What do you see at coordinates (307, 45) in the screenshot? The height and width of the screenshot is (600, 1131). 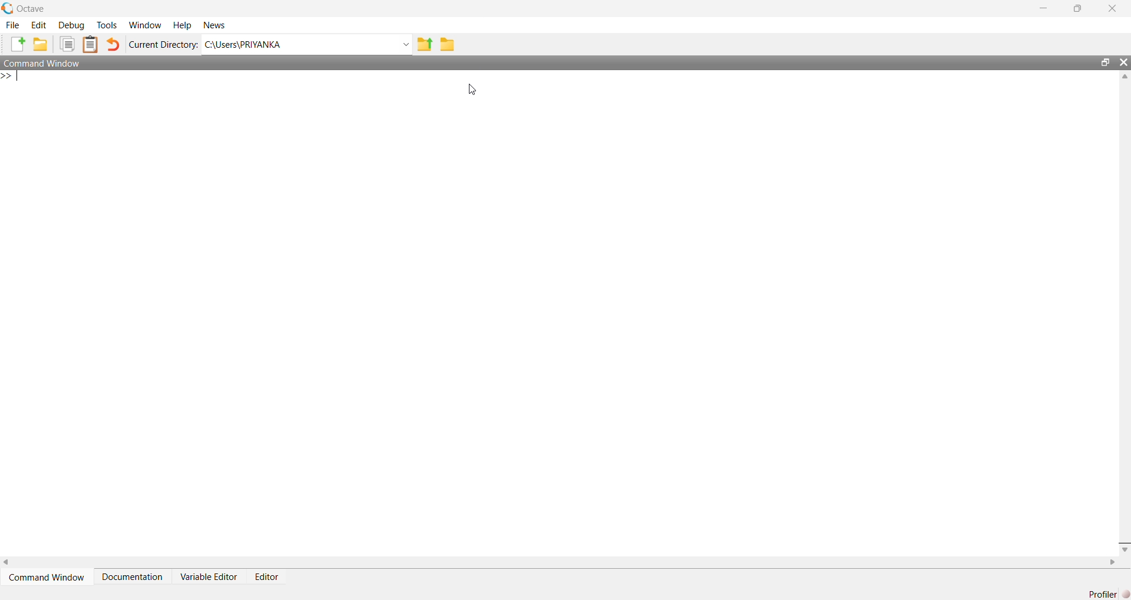 I see `C:\Users\PRIYANKA` at bounding box center [307, 45].